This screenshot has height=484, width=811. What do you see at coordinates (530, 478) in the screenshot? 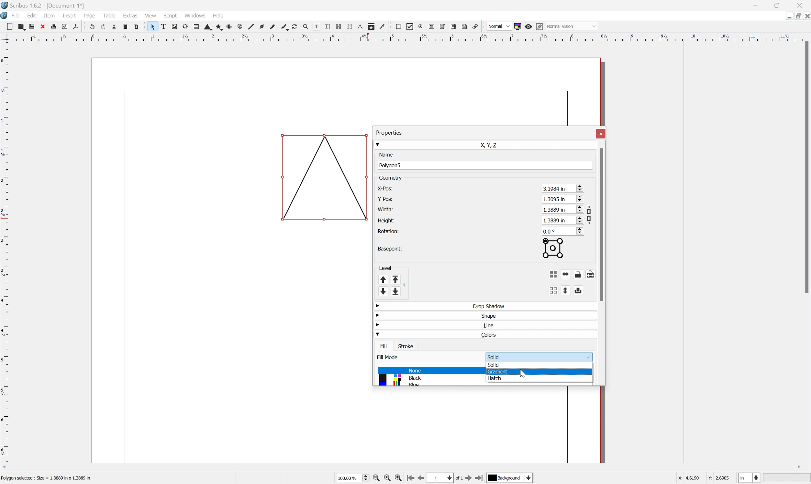
I see `Select current layer` at bounding box center [530, 478].